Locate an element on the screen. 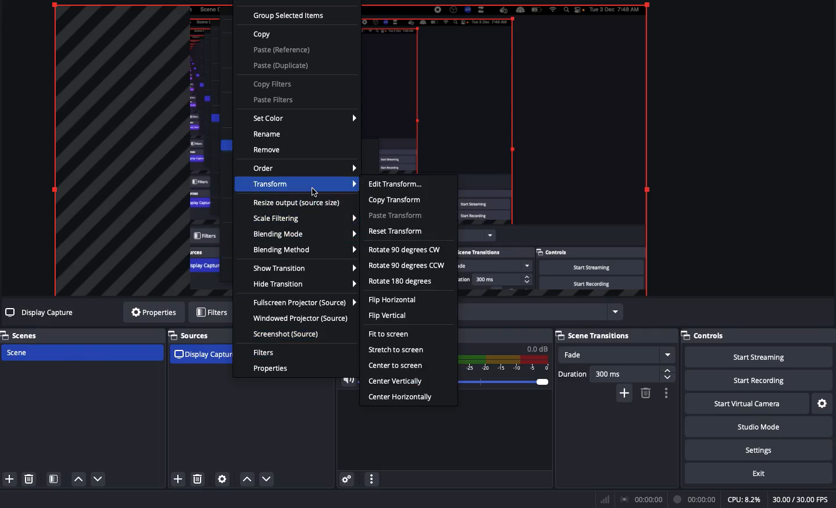 The image size is (836, 508). Advanced audio properties is located at coordinates (348, 478).